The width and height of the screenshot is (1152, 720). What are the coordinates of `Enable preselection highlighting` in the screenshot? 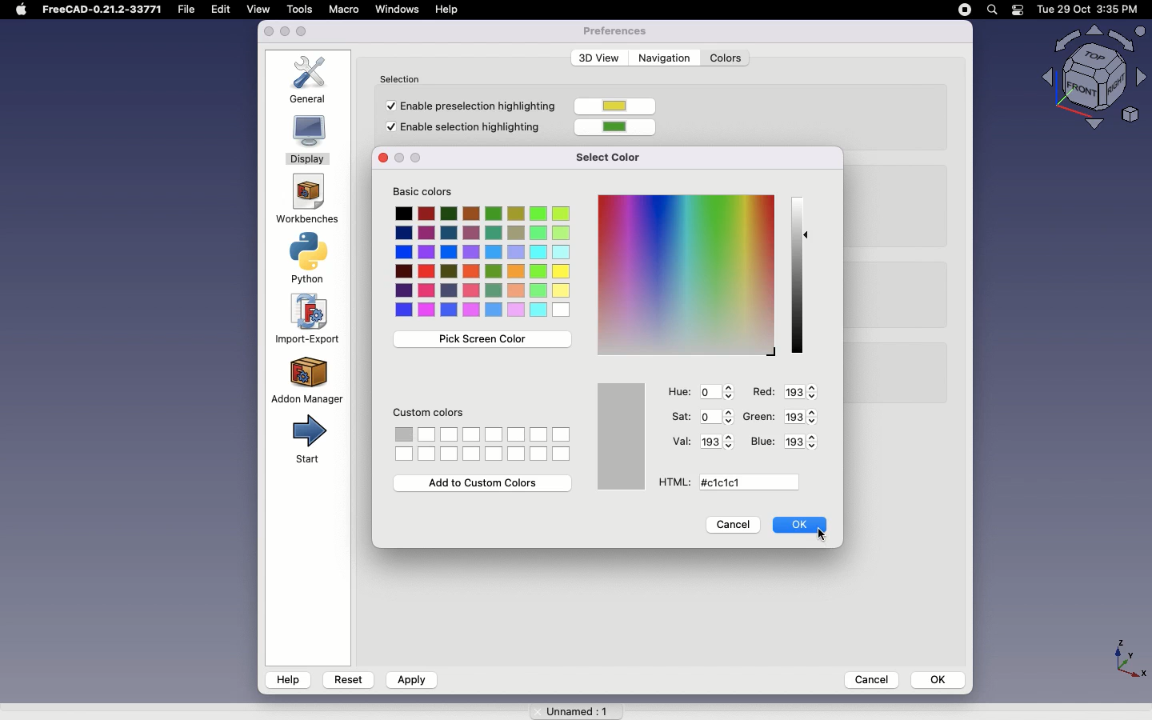 It's located at (466, 105).